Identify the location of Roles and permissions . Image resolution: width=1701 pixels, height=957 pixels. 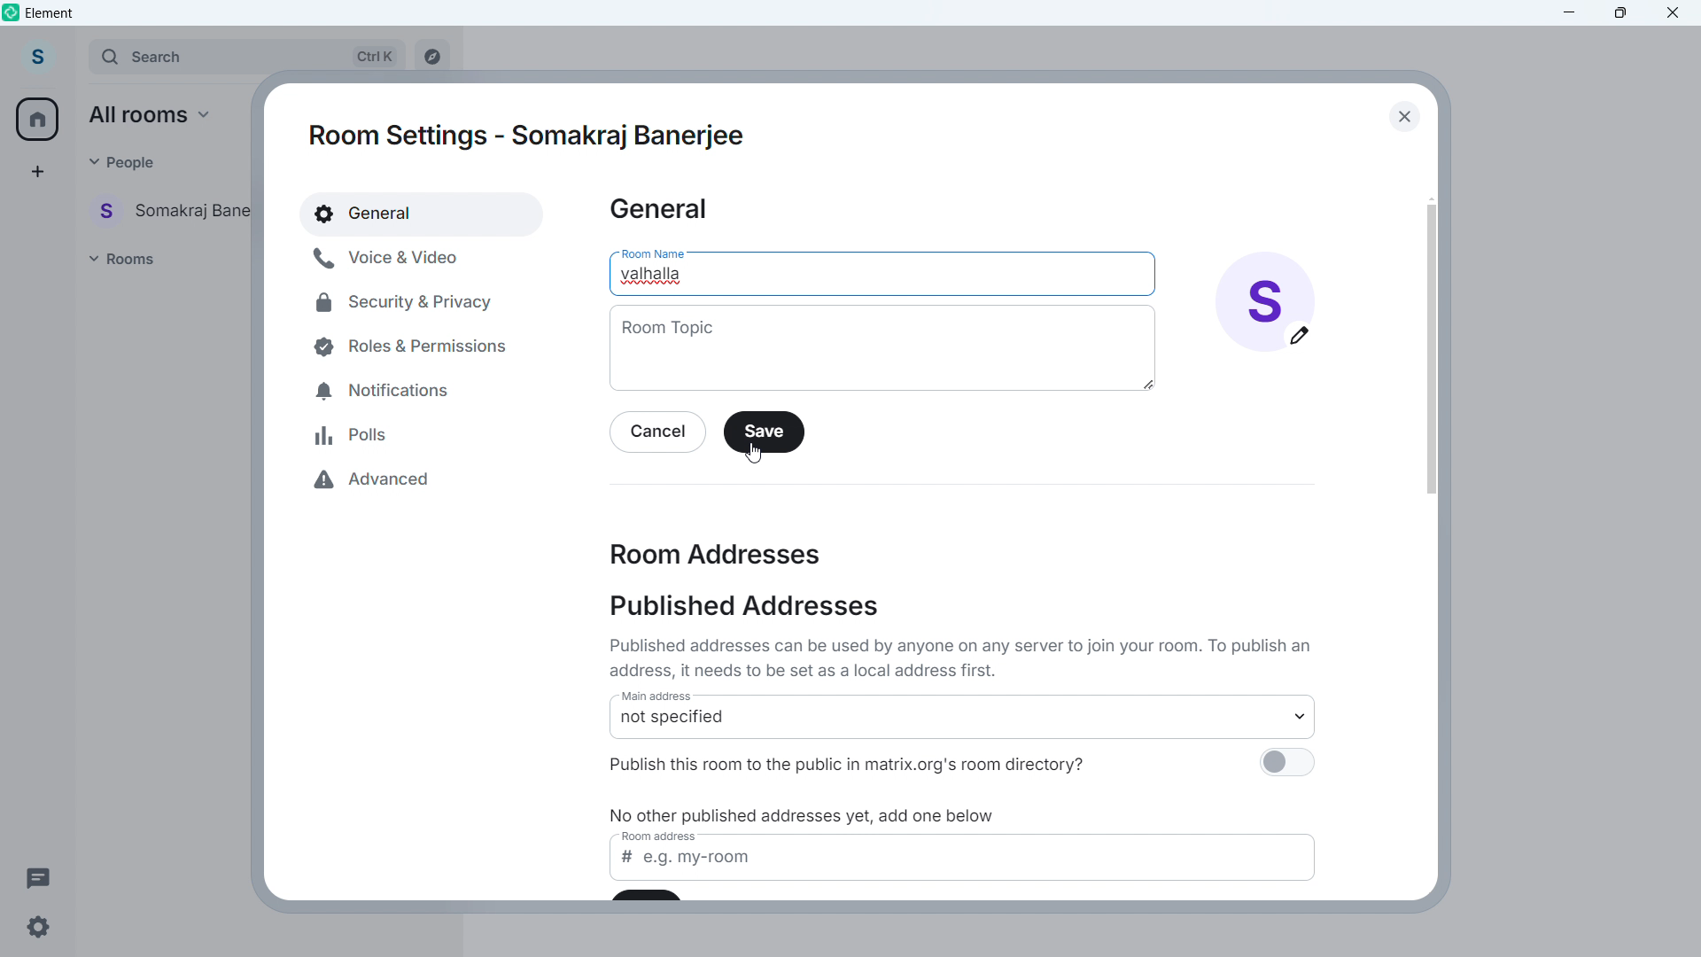
(403, 346).